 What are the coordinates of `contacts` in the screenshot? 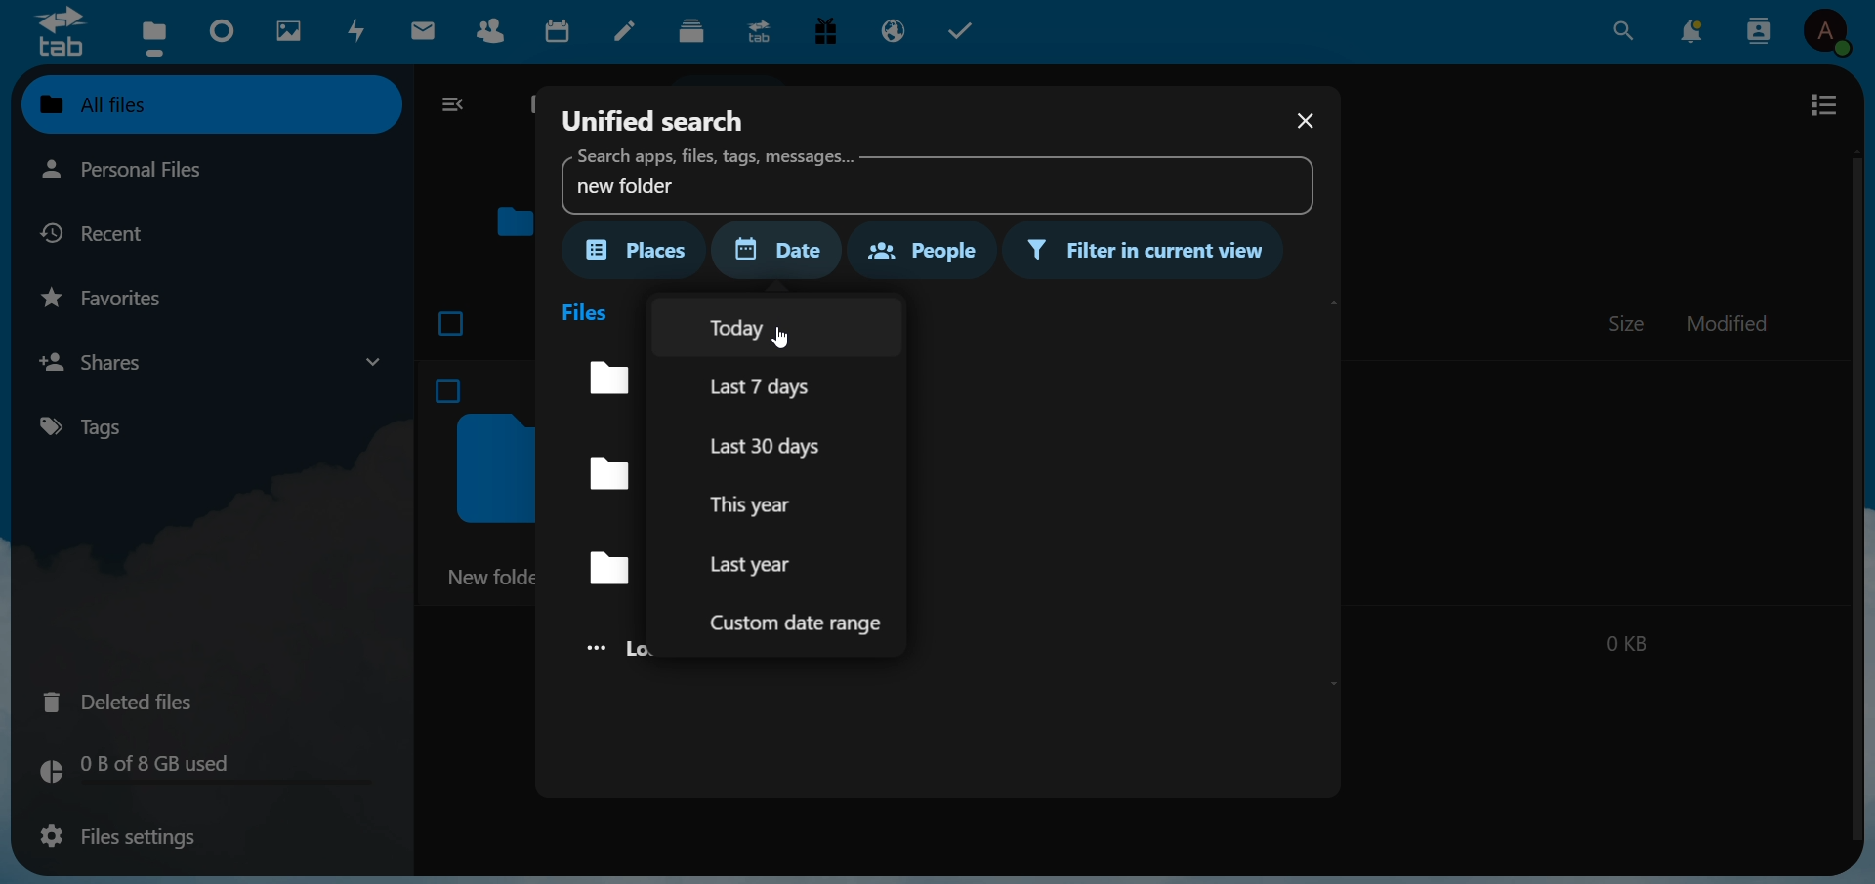 It's located at (496, 35).